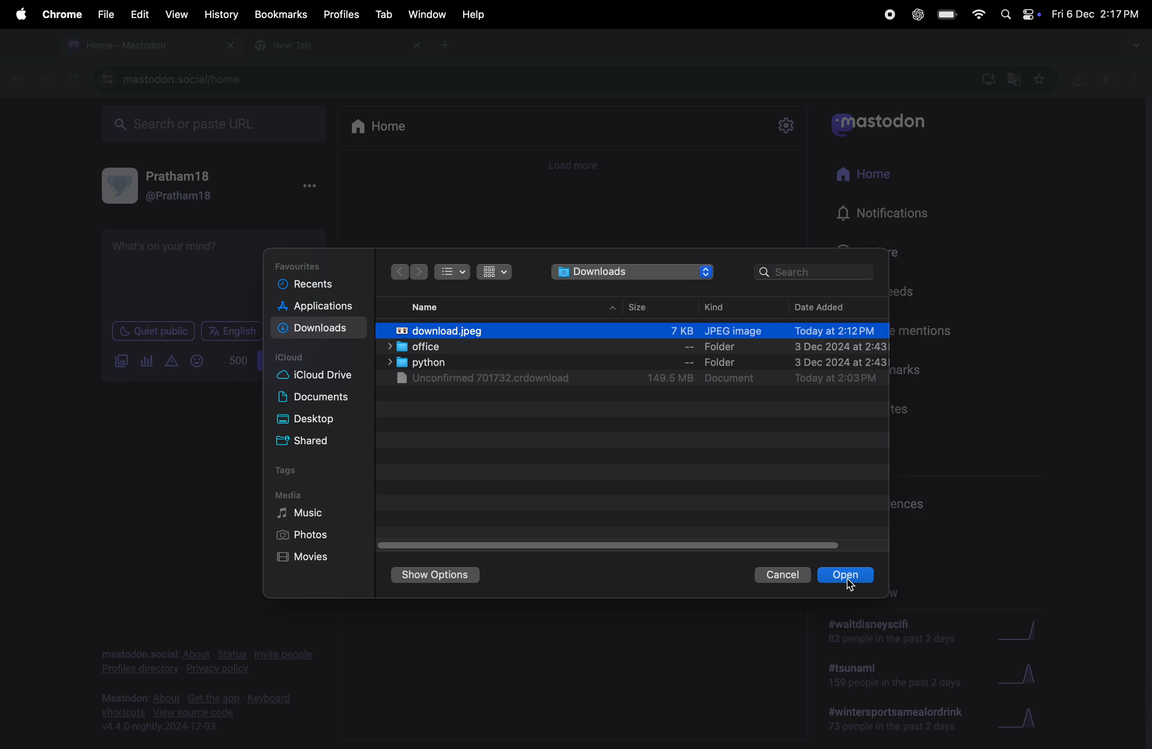 The image size is (1152, 749). I want to click on window, so click(428, 15).